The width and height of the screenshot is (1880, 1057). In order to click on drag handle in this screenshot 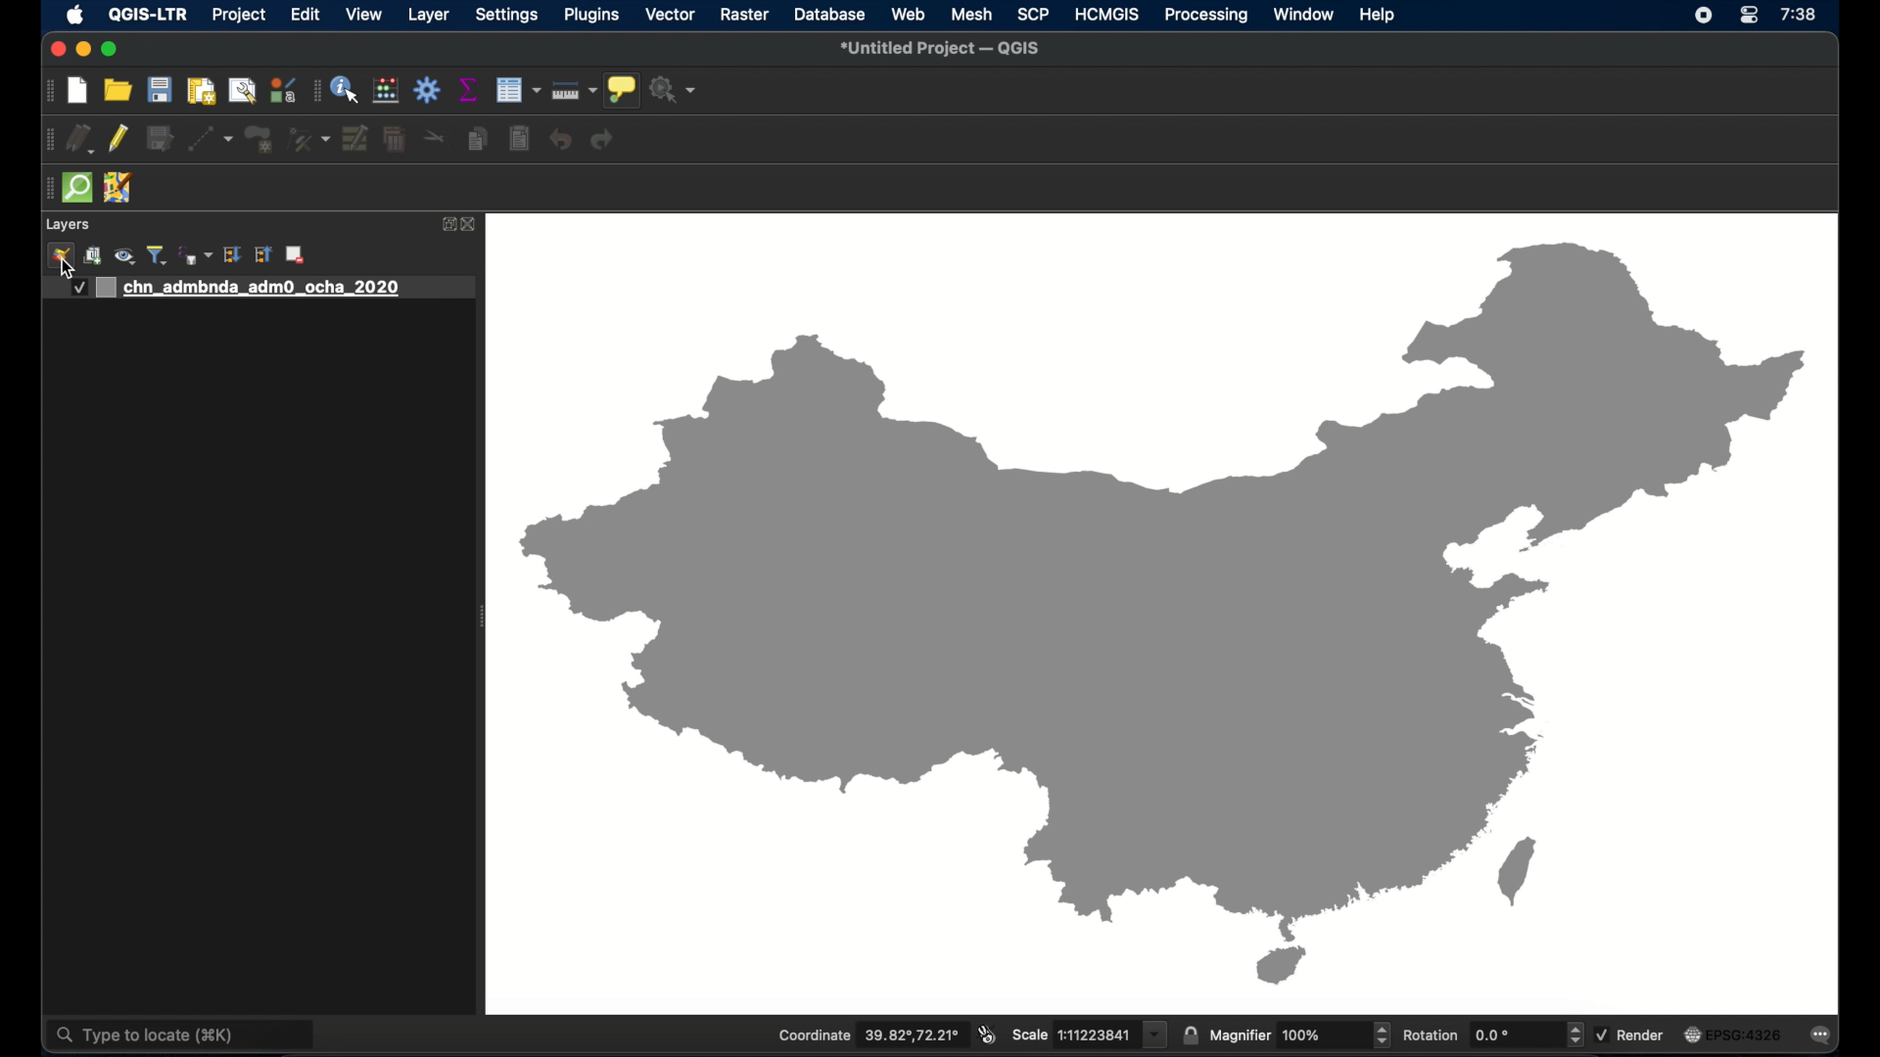, I will do `click(49, 92)`.